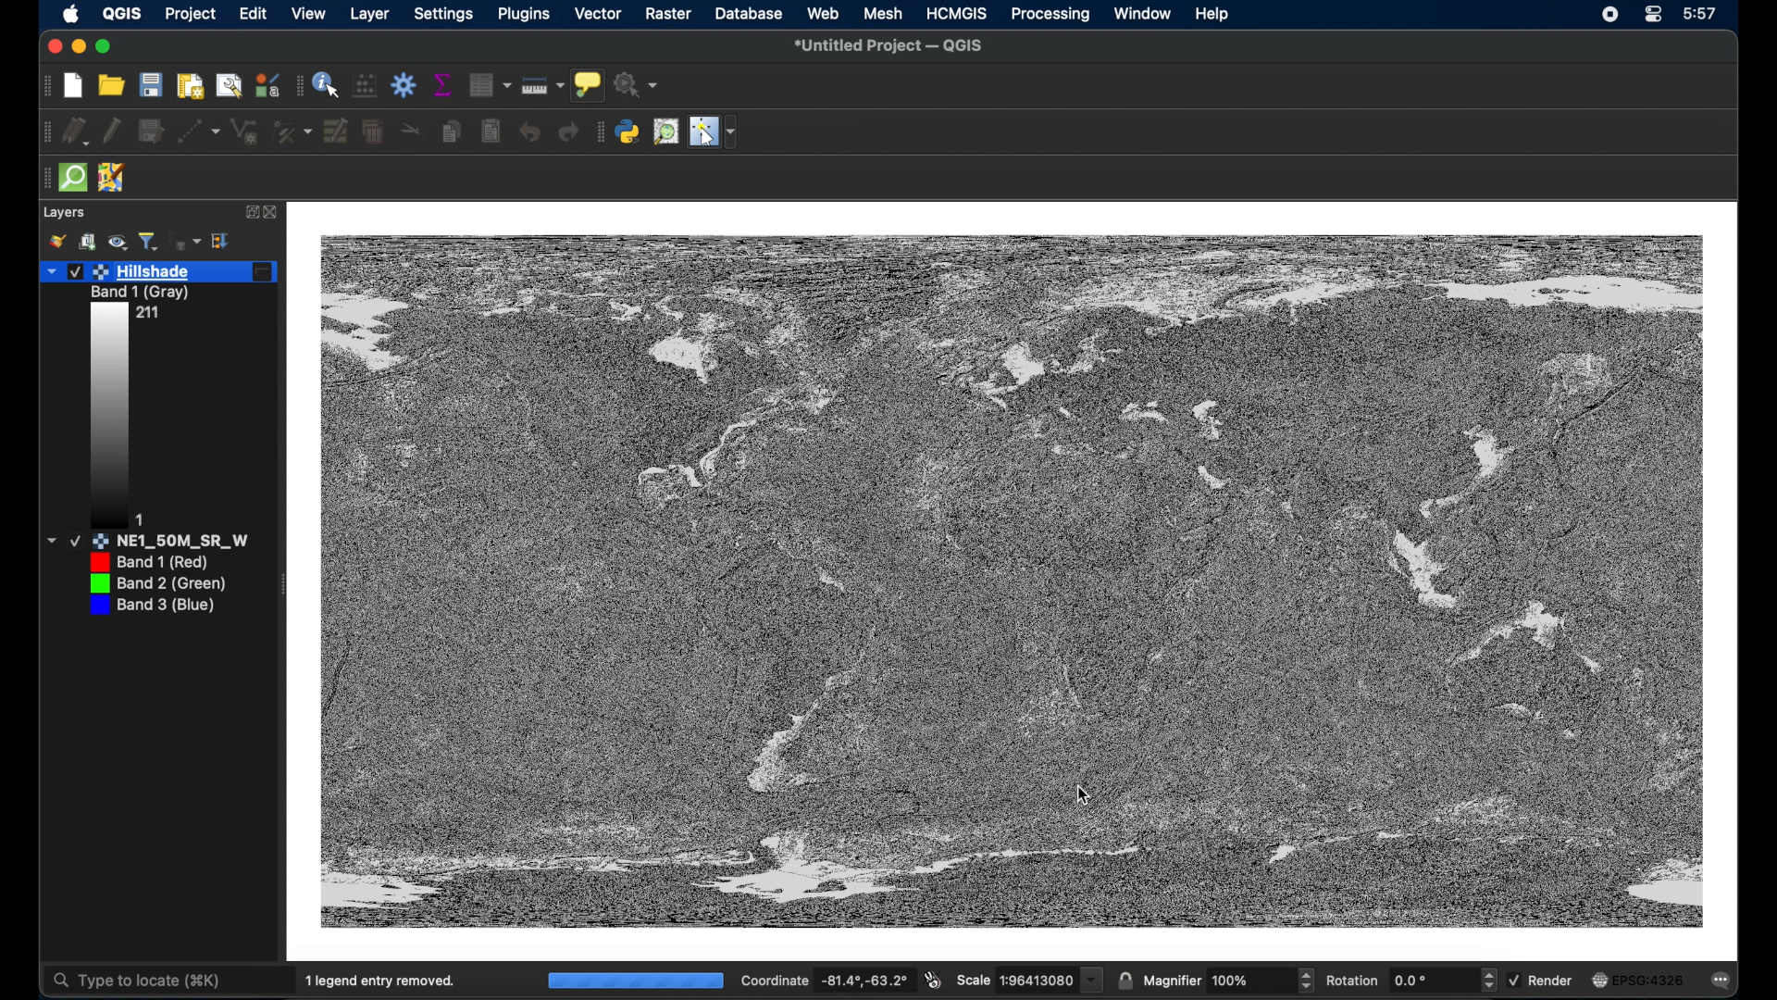 The height and width of the screenshot is (1000, 1777). Describe the element at coordinates (404, 86) in the screenshot. I see `toolbar` at that location.